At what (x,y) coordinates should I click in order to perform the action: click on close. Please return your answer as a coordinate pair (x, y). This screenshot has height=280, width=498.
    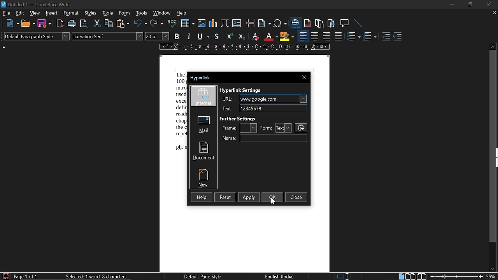
    Looking at the image, I should click on (296, 197).